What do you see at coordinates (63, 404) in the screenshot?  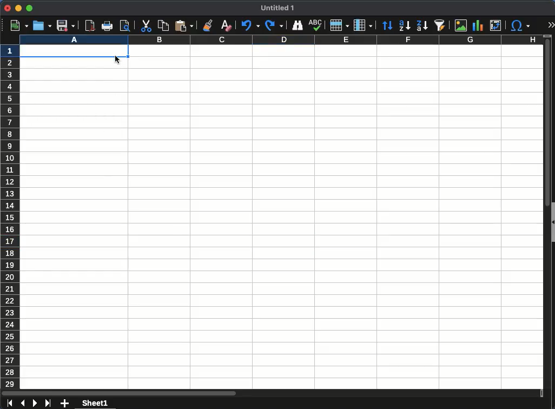 I see `add sheet` at bounding box center [63, 404].